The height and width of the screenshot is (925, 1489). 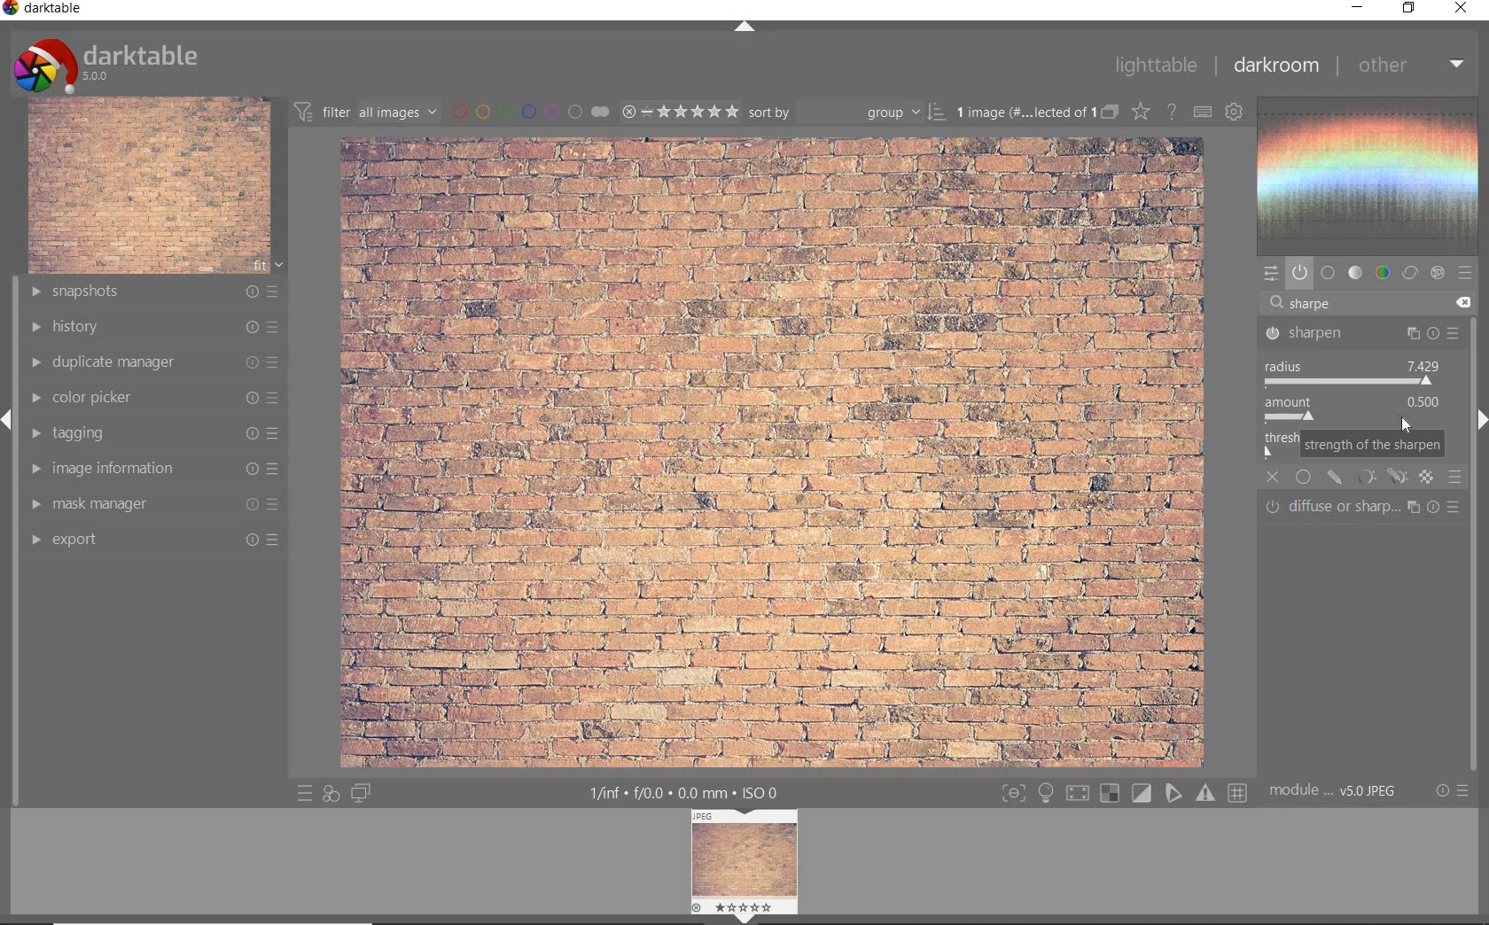 I want to click on show only active module, so click(x=1299, y=273).